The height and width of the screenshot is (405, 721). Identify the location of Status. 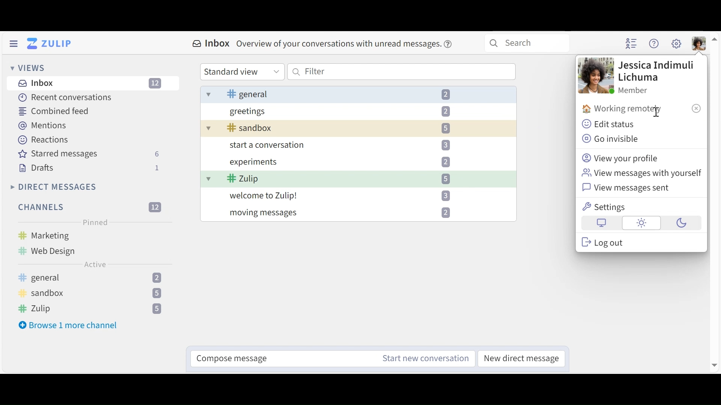
(623, 109).